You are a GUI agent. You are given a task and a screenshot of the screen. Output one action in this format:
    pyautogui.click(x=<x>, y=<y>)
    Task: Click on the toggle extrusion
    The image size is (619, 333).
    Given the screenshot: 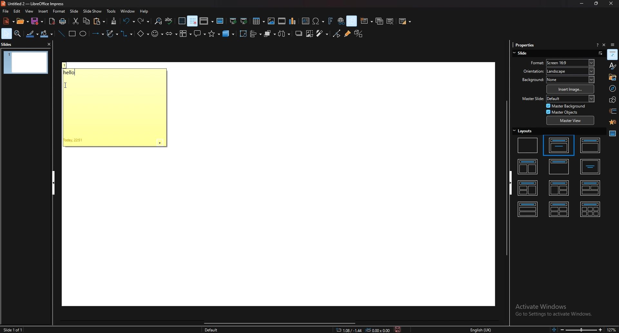 What is the action you would take?
    pyautogui.click(x=359, y=34)
    